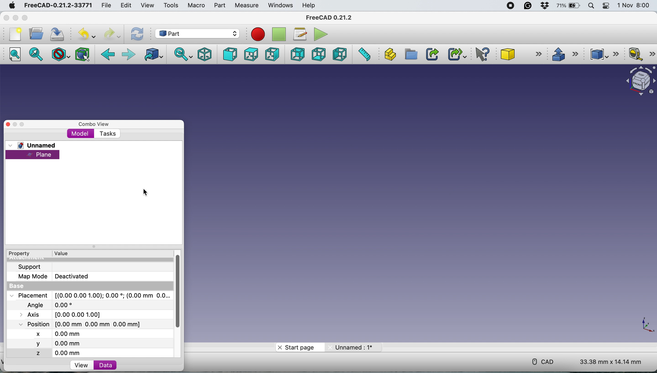  Describe the element at coordinates (608, 6) in the screenshot. I see `control center` at that location.